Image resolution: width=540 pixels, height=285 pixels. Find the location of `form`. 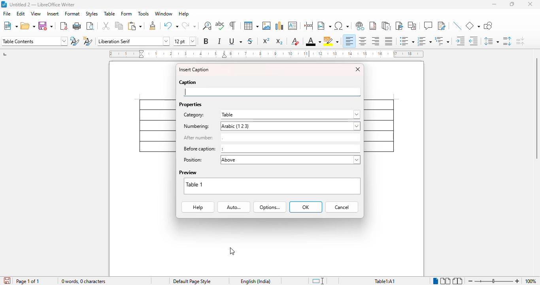

form is located at coordinates (126, 13).